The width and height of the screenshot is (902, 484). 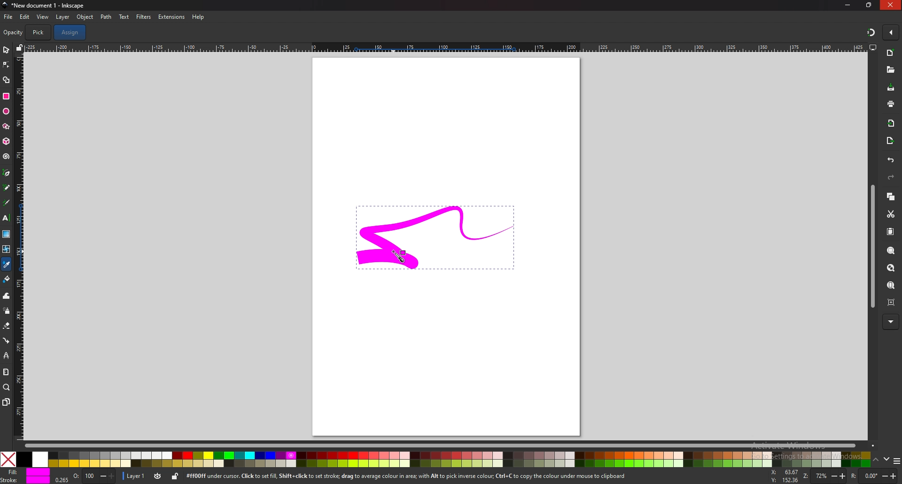 What do you see at coordinates (6, 96) in the screenshot?
I see `rectangle` at bounding box center [6, 96].